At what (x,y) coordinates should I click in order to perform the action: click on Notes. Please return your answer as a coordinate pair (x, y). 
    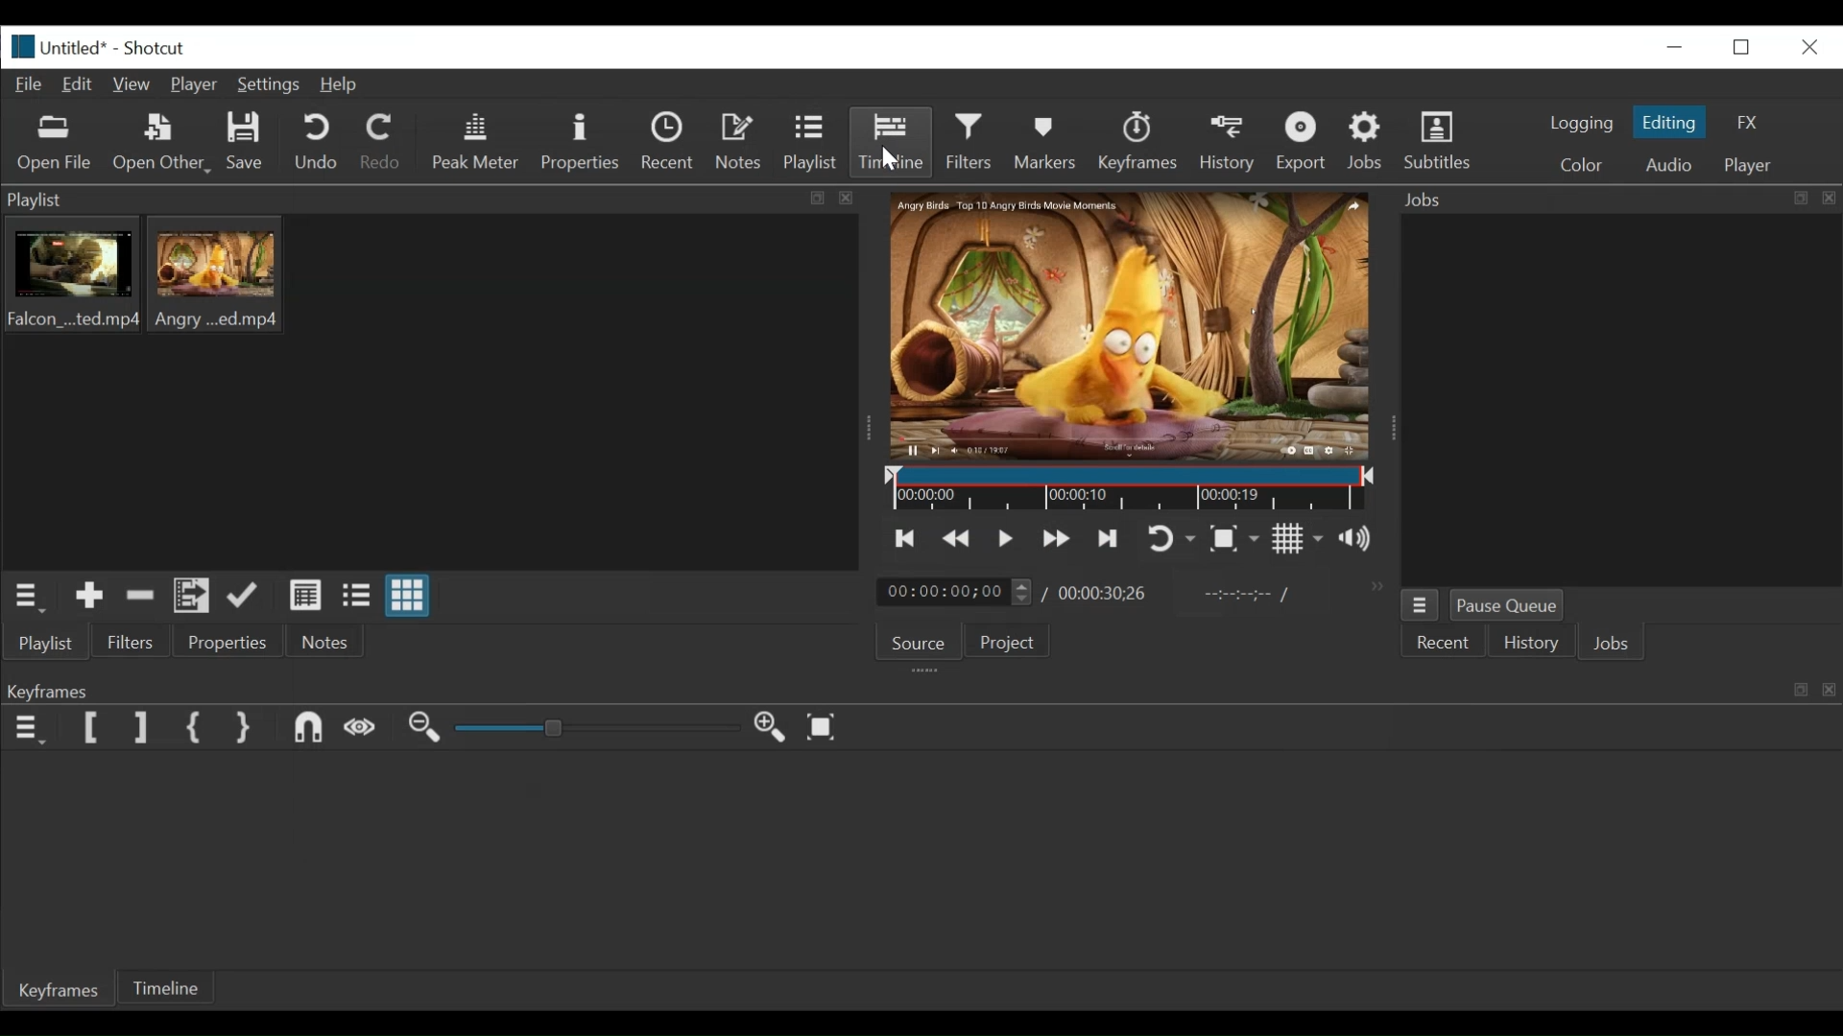
    Looking at the image, I should click on (325, 642).